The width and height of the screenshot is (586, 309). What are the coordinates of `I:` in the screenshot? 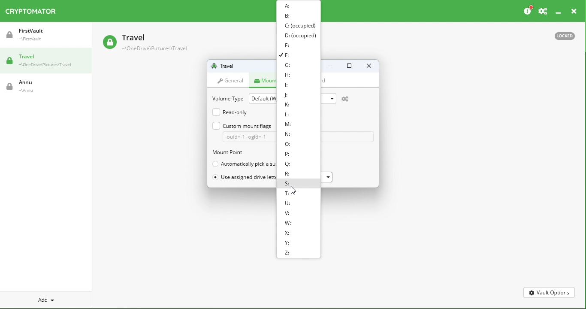 It's located at (289, 85).